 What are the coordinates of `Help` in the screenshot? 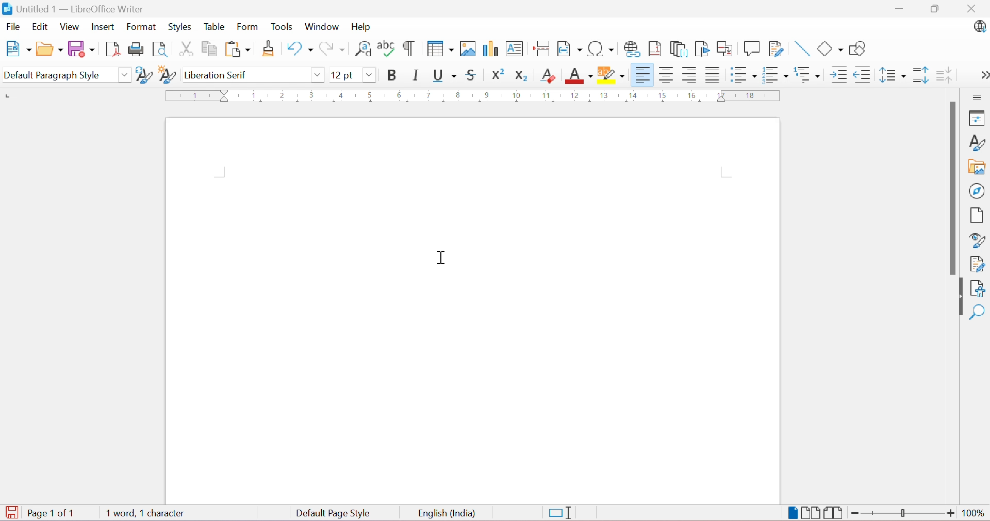 It's located at (361, 26).